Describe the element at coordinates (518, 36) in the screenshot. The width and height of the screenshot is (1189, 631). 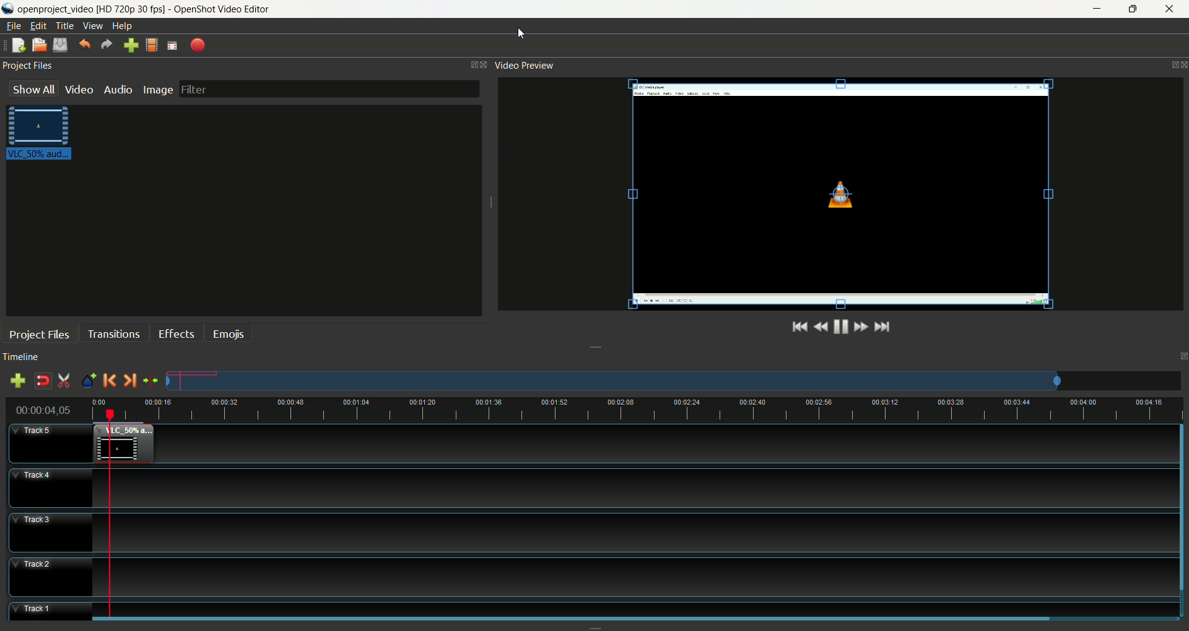
I see `cursor` at that location.